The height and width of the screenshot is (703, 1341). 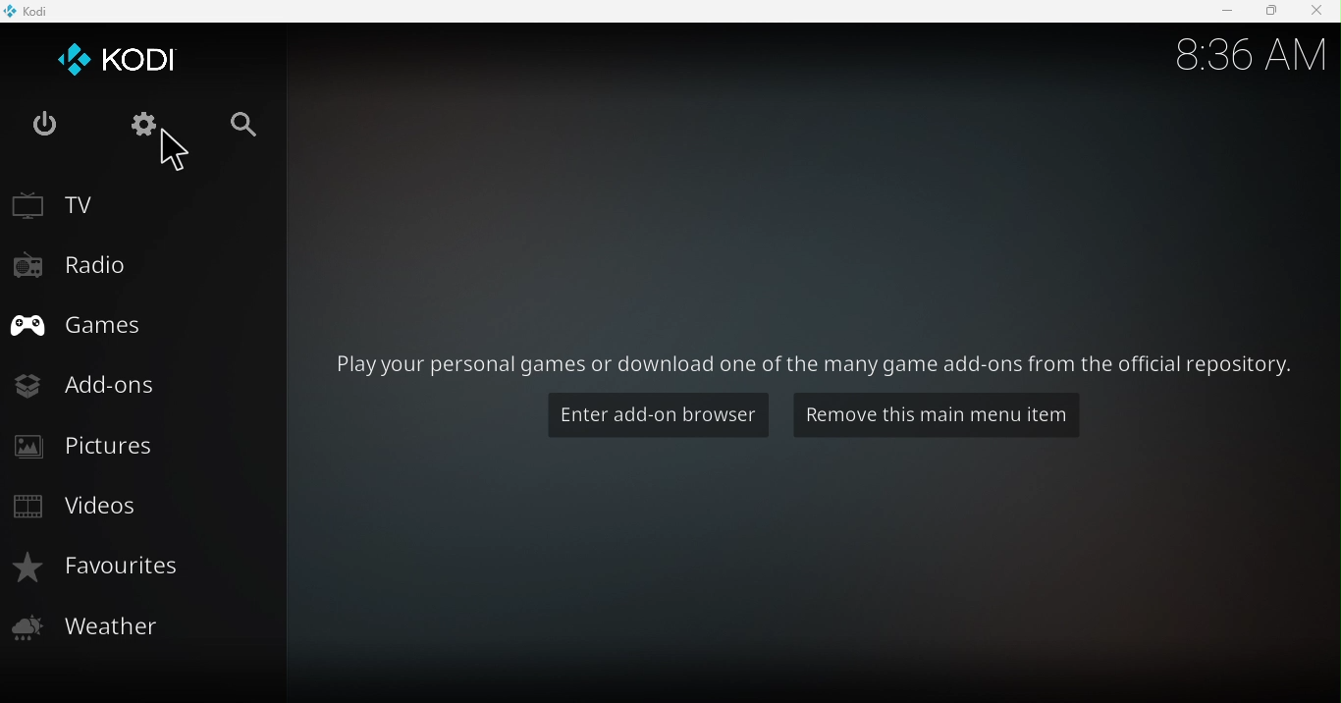 I want to click on Games, so click(x=131, y=322).